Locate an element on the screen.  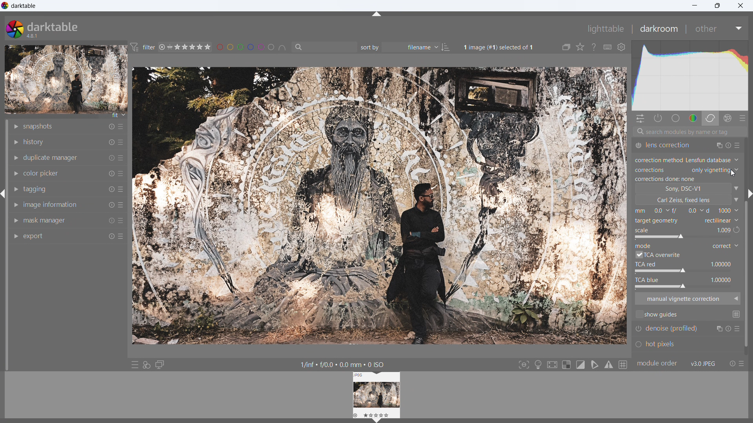
scroll bar is located at coordinates (748, 246).